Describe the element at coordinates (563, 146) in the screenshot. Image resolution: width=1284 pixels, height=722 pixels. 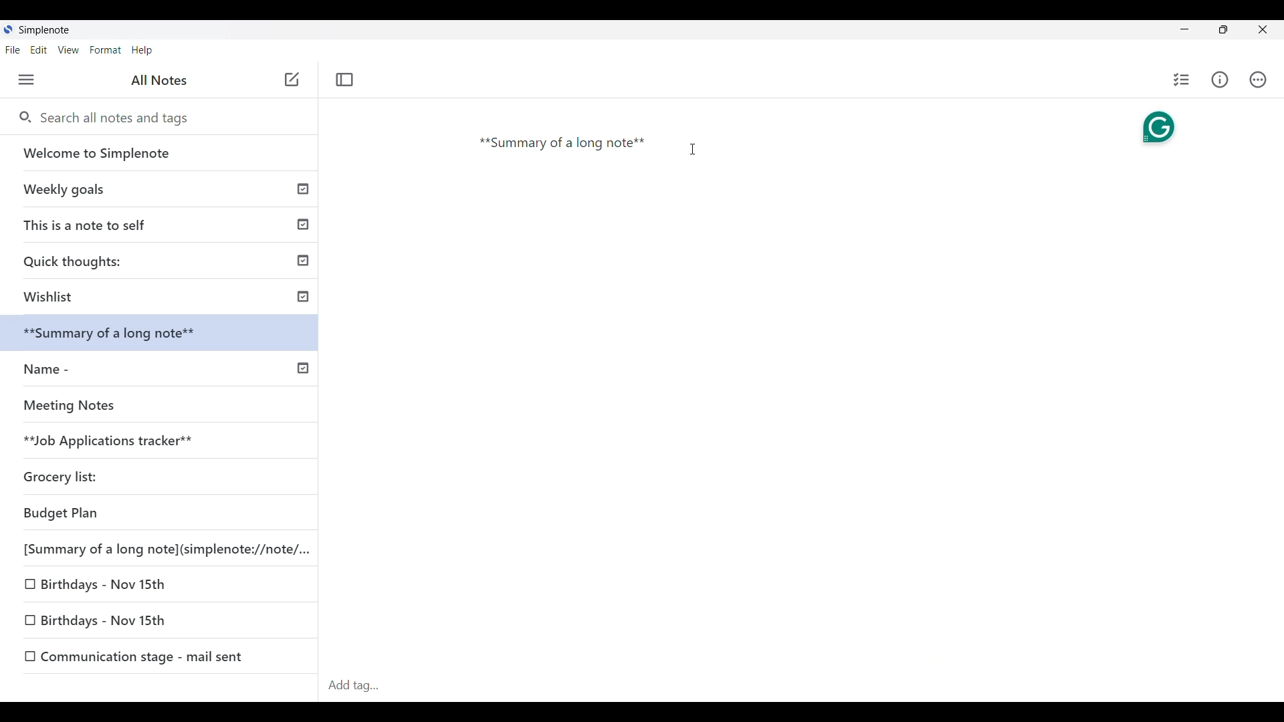
I see `Summary of a long note` at that location.